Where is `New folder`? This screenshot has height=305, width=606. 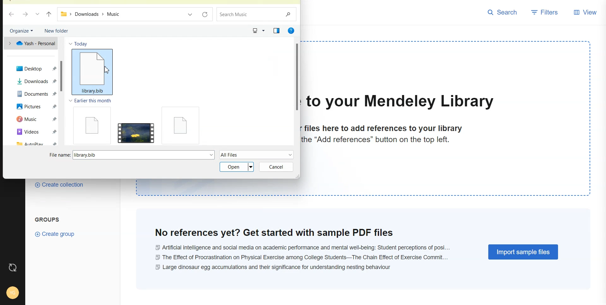
New folder is located at coordinates (57, 31).